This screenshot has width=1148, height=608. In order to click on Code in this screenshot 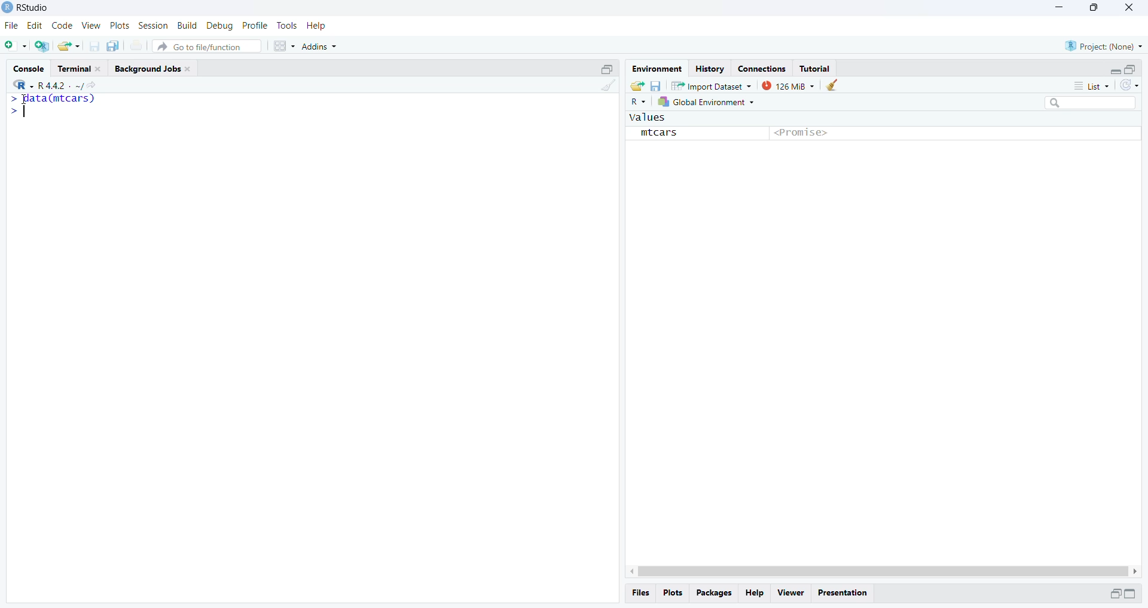, I will do `click(62, 26)`.